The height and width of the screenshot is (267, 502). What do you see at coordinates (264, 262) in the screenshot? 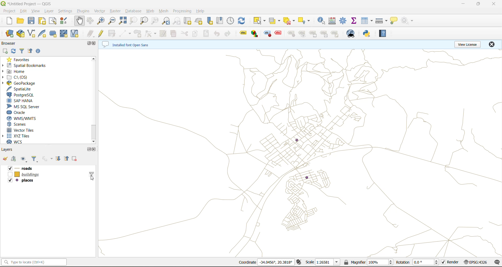
I see `coordinates` at bounding box center [264, 262].